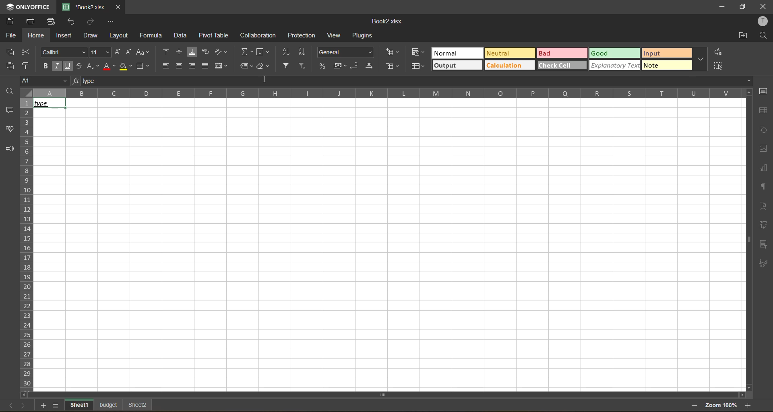 The width and height of the screenshot is (773, 412). I want to click on home, so click(36, 36).